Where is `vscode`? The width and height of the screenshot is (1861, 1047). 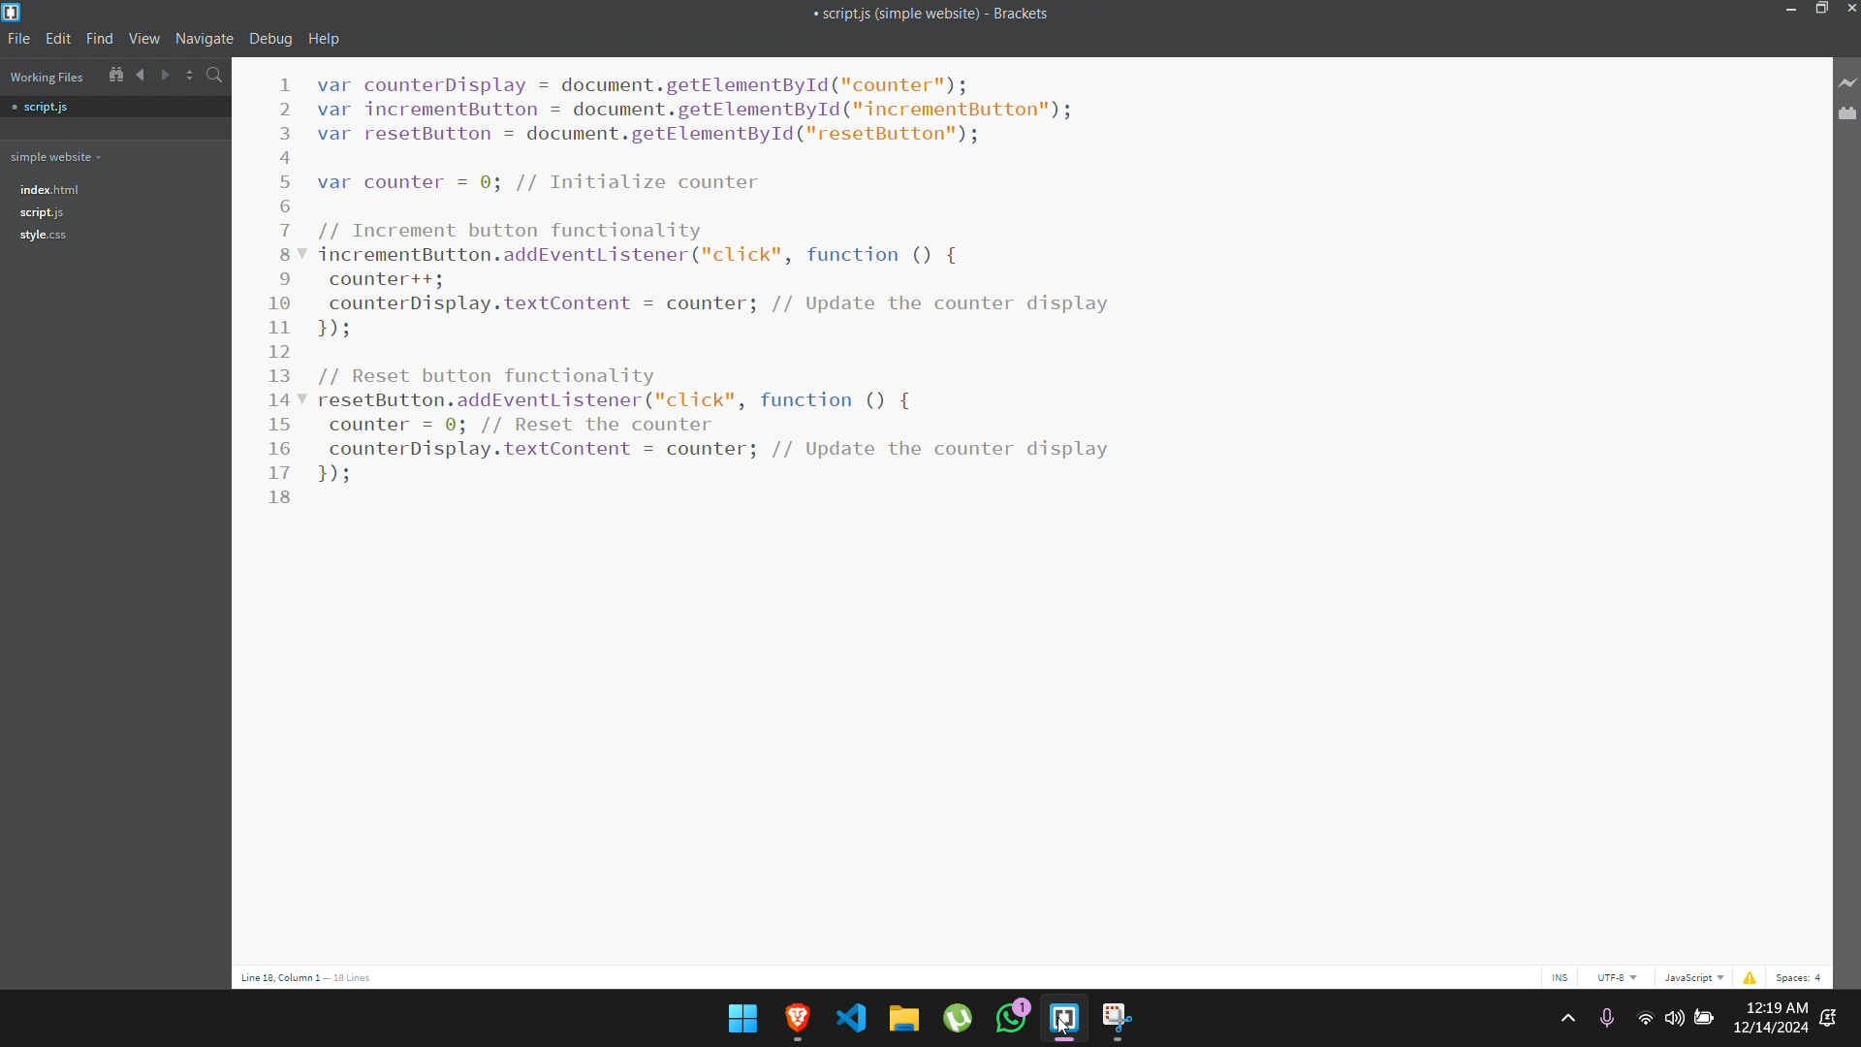
vscode is located at coordinates (853, 1017).